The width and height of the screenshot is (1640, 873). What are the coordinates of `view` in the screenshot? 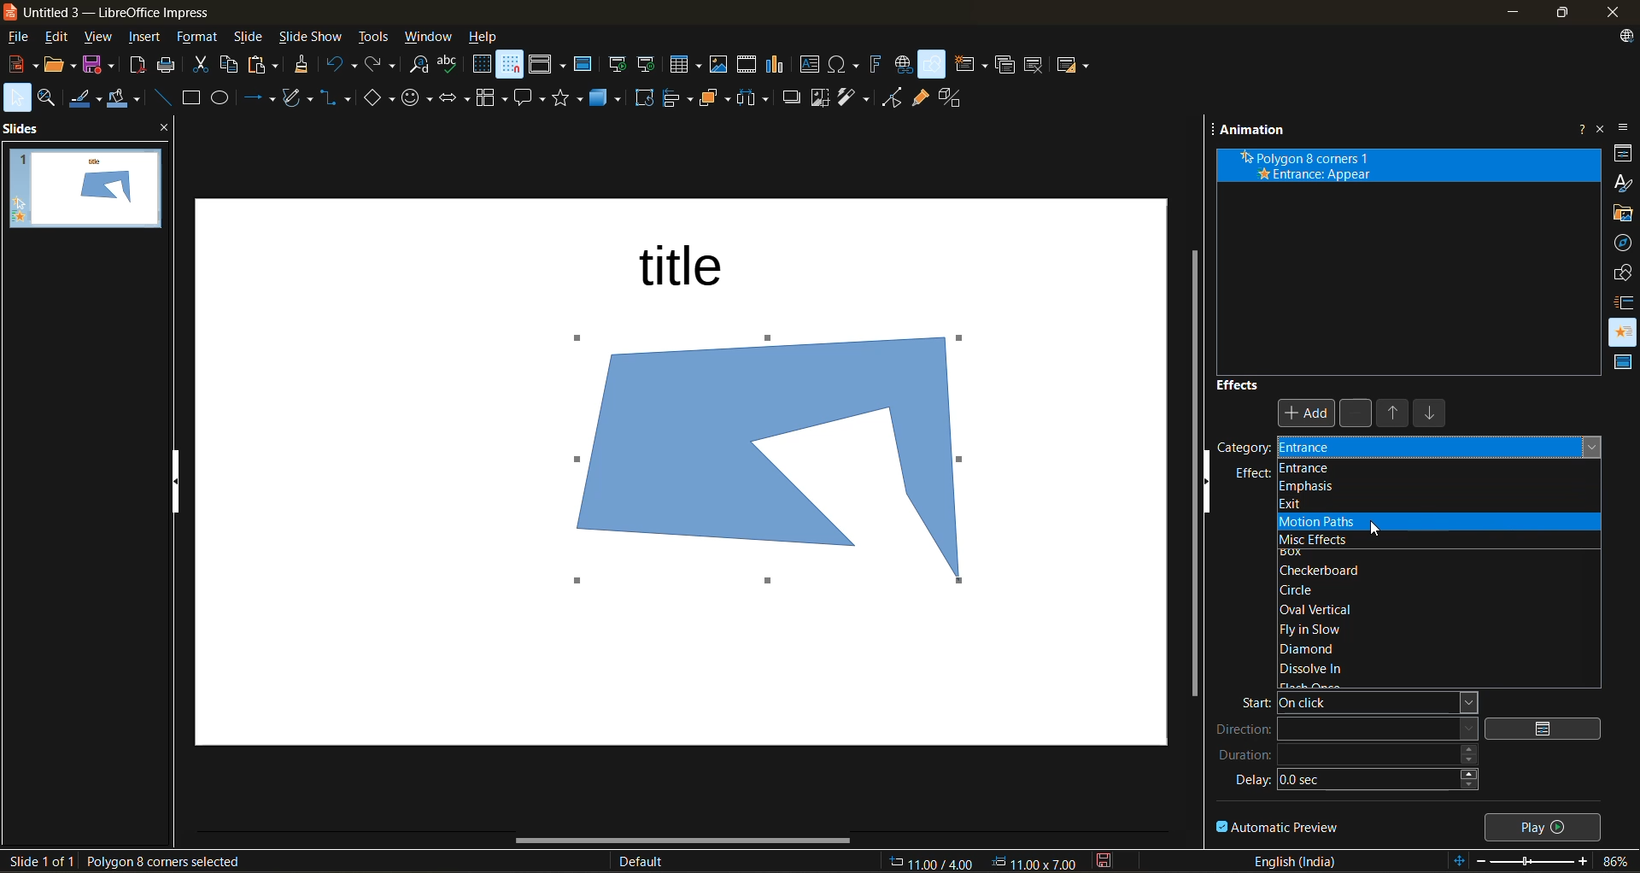 It's located at (98, 39).